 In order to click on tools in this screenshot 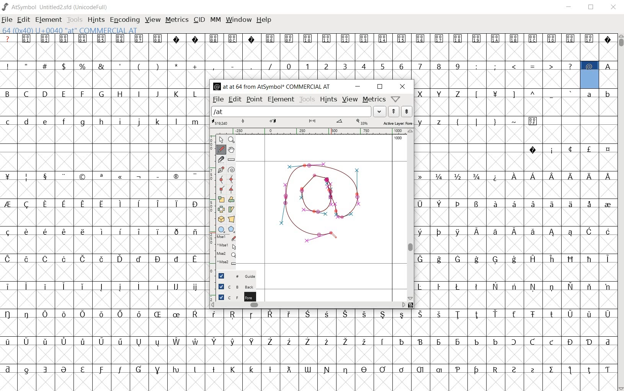, I will do `click(307, 99)`.